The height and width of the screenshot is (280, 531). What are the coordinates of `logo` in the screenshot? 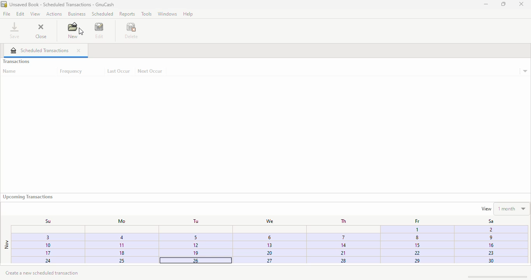 It's located at (4, 4).